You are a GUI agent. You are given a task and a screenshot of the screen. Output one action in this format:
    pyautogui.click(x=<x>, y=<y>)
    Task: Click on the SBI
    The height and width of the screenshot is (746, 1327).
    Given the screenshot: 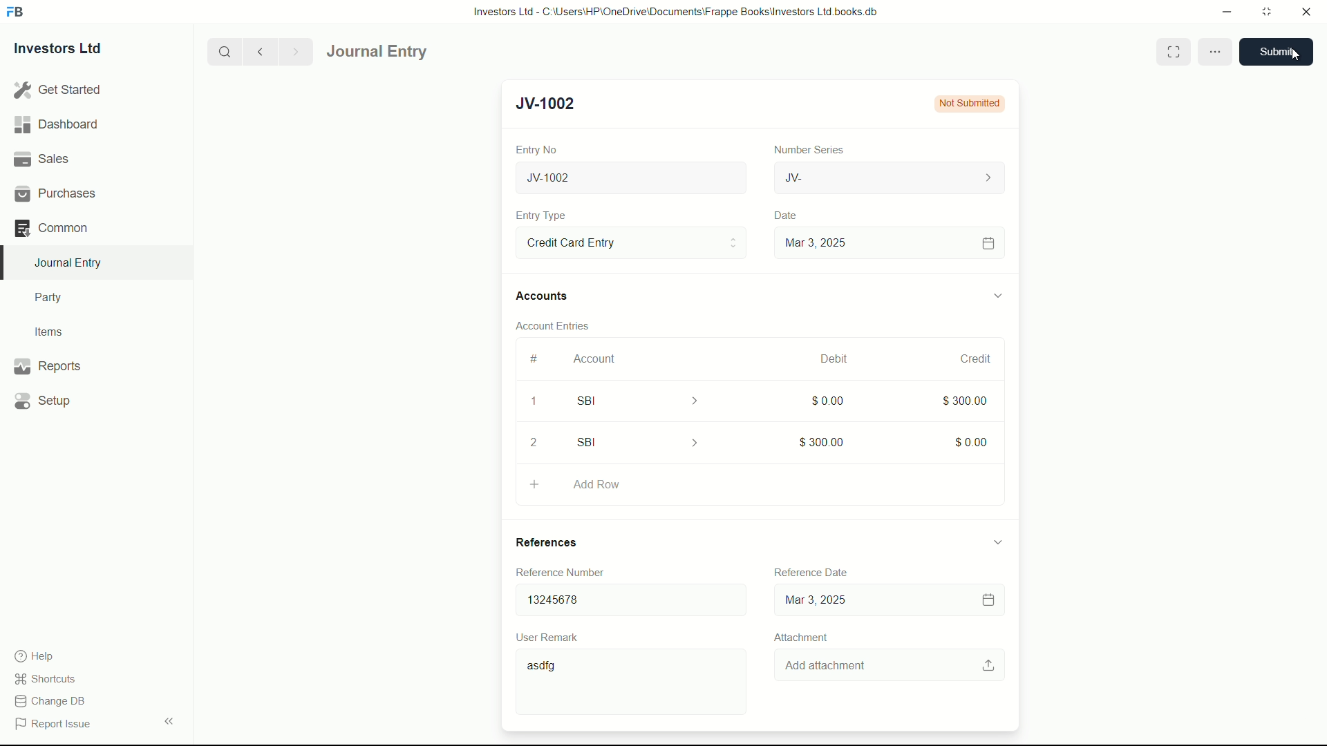 What is the action you would take?
    pyautogui.click(x=641, y=442)
    